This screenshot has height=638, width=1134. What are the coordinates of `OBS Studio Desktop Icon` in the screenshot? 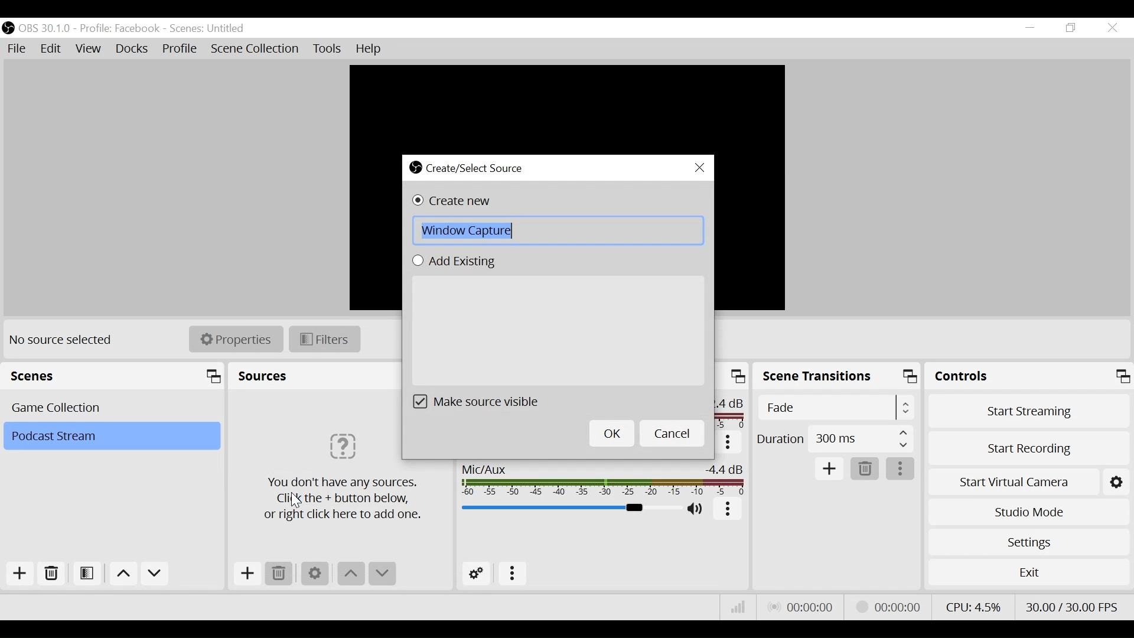 It's located at (9, 28).